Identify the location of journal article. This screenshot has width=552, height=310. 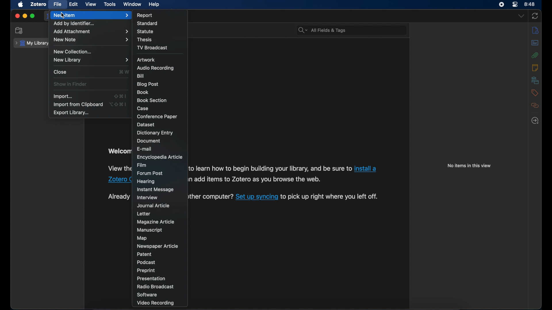
(153, 206).